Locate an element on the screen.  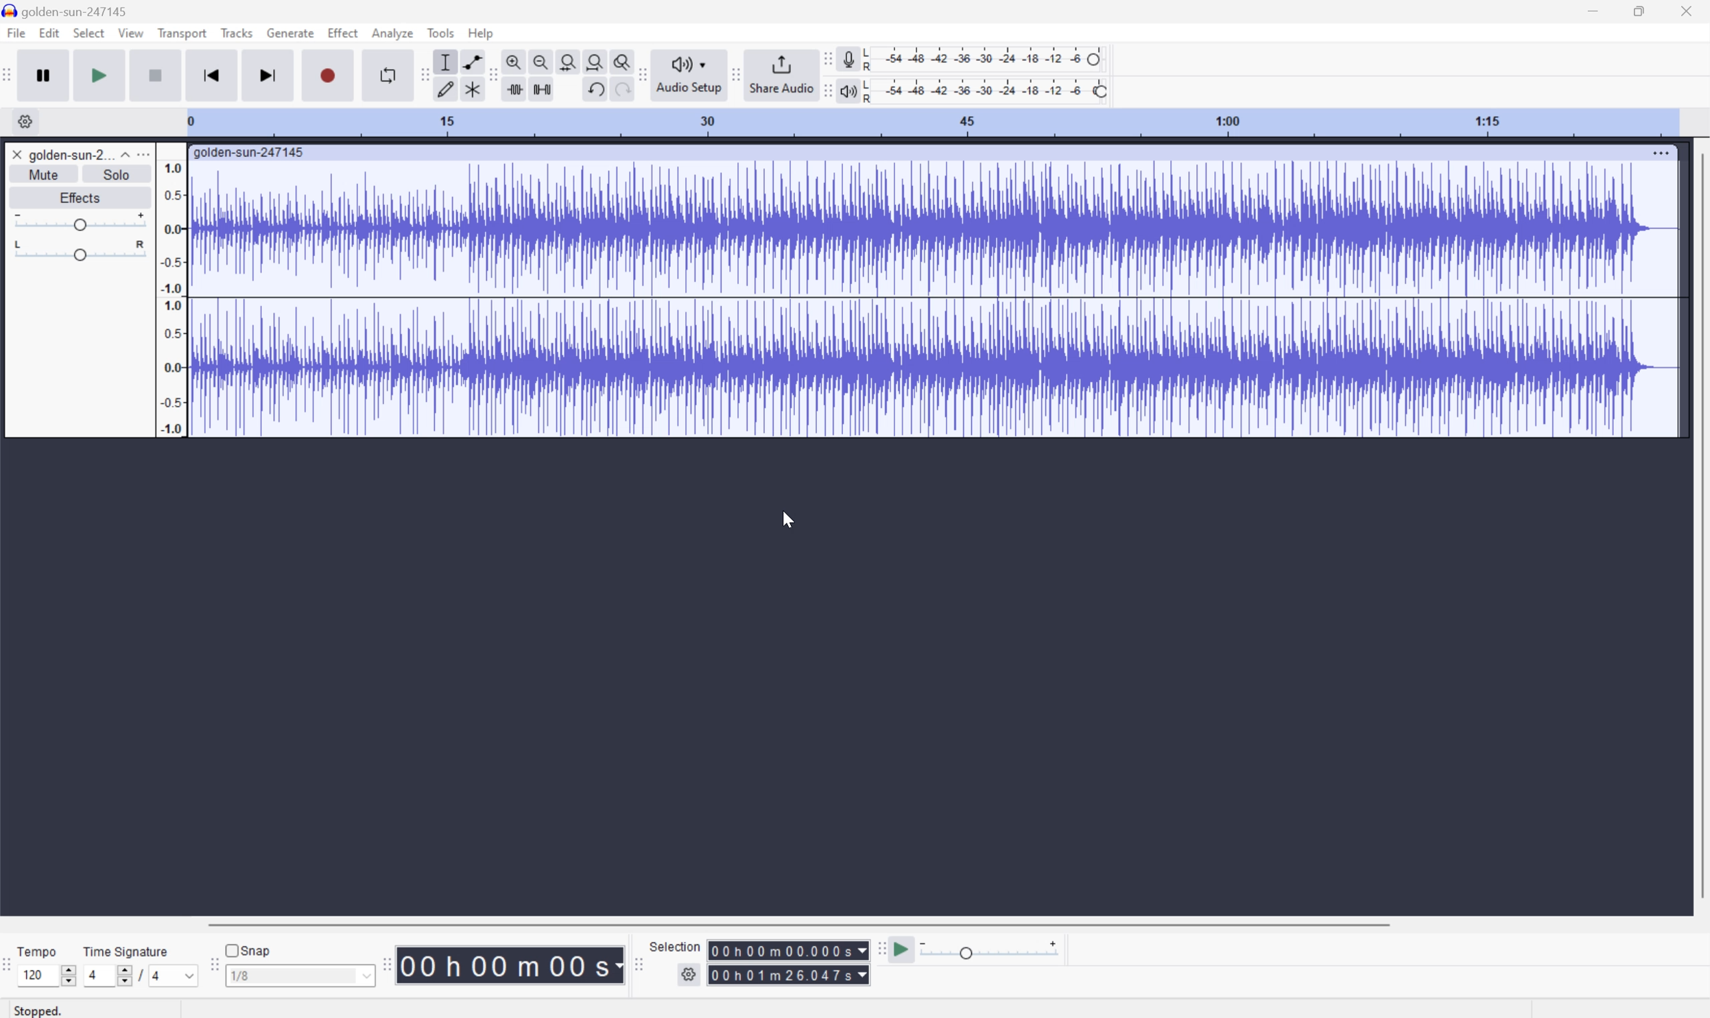
golden-sun-247145 is located at coordinates (250, 153).